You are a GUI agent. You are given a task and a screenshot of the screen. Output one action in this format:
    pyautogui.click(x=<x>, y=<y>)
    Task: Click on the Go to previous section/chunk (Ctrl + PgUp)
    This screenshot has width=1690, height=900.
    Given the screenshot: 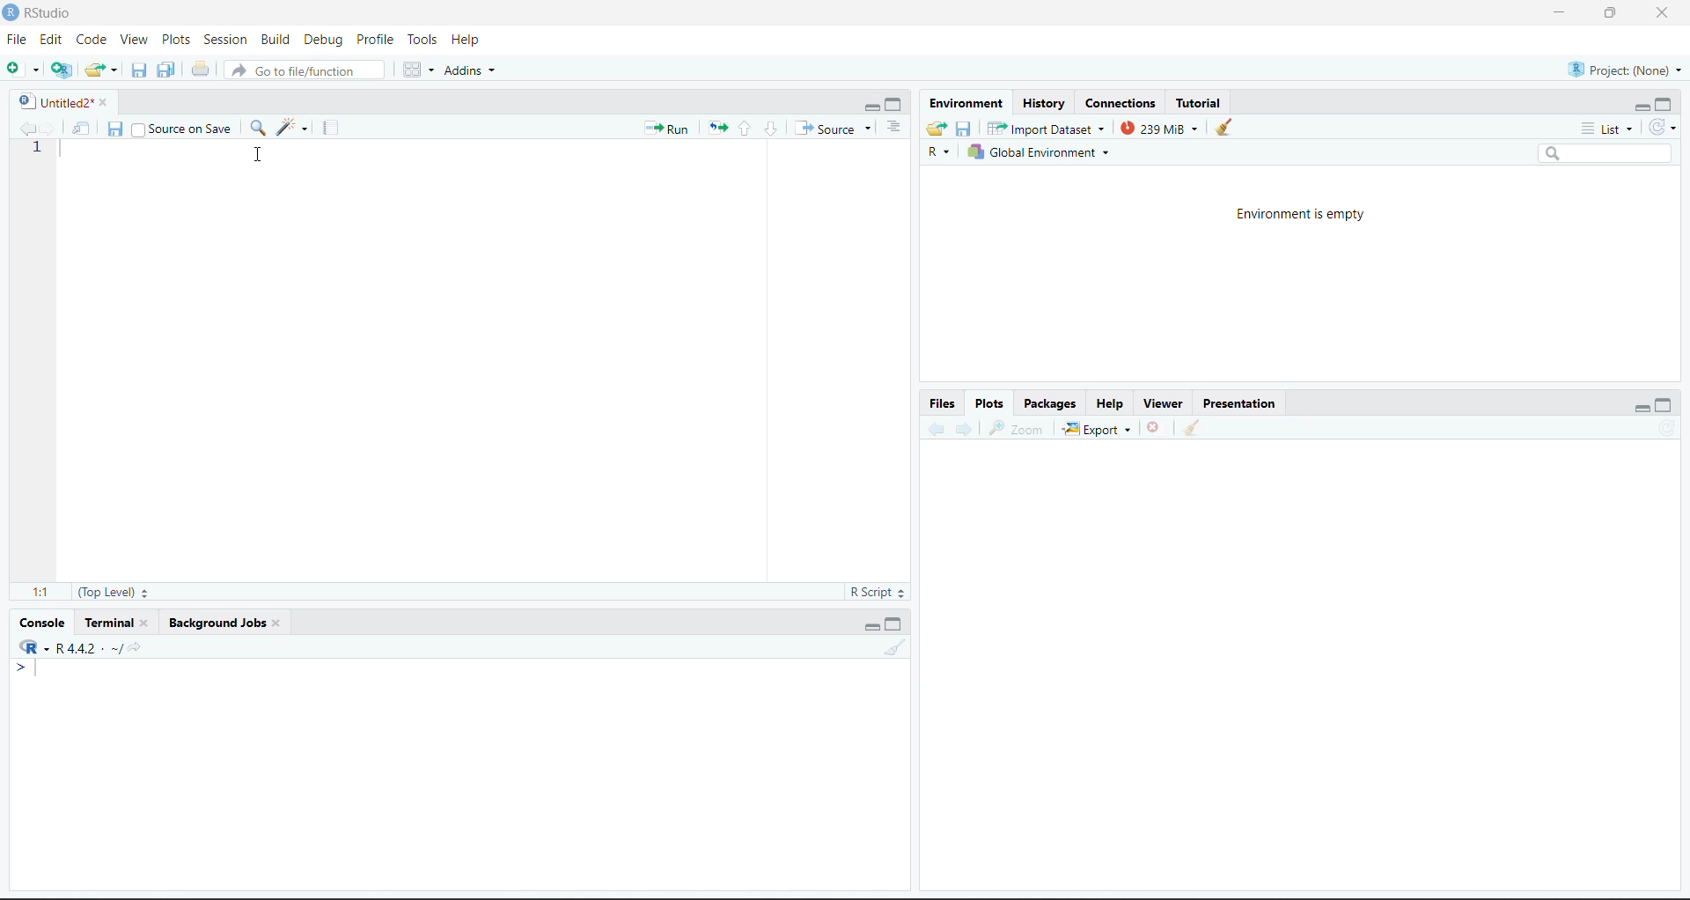 What is the action you would take?
    pyautogui.click(x=747, y=128)
    